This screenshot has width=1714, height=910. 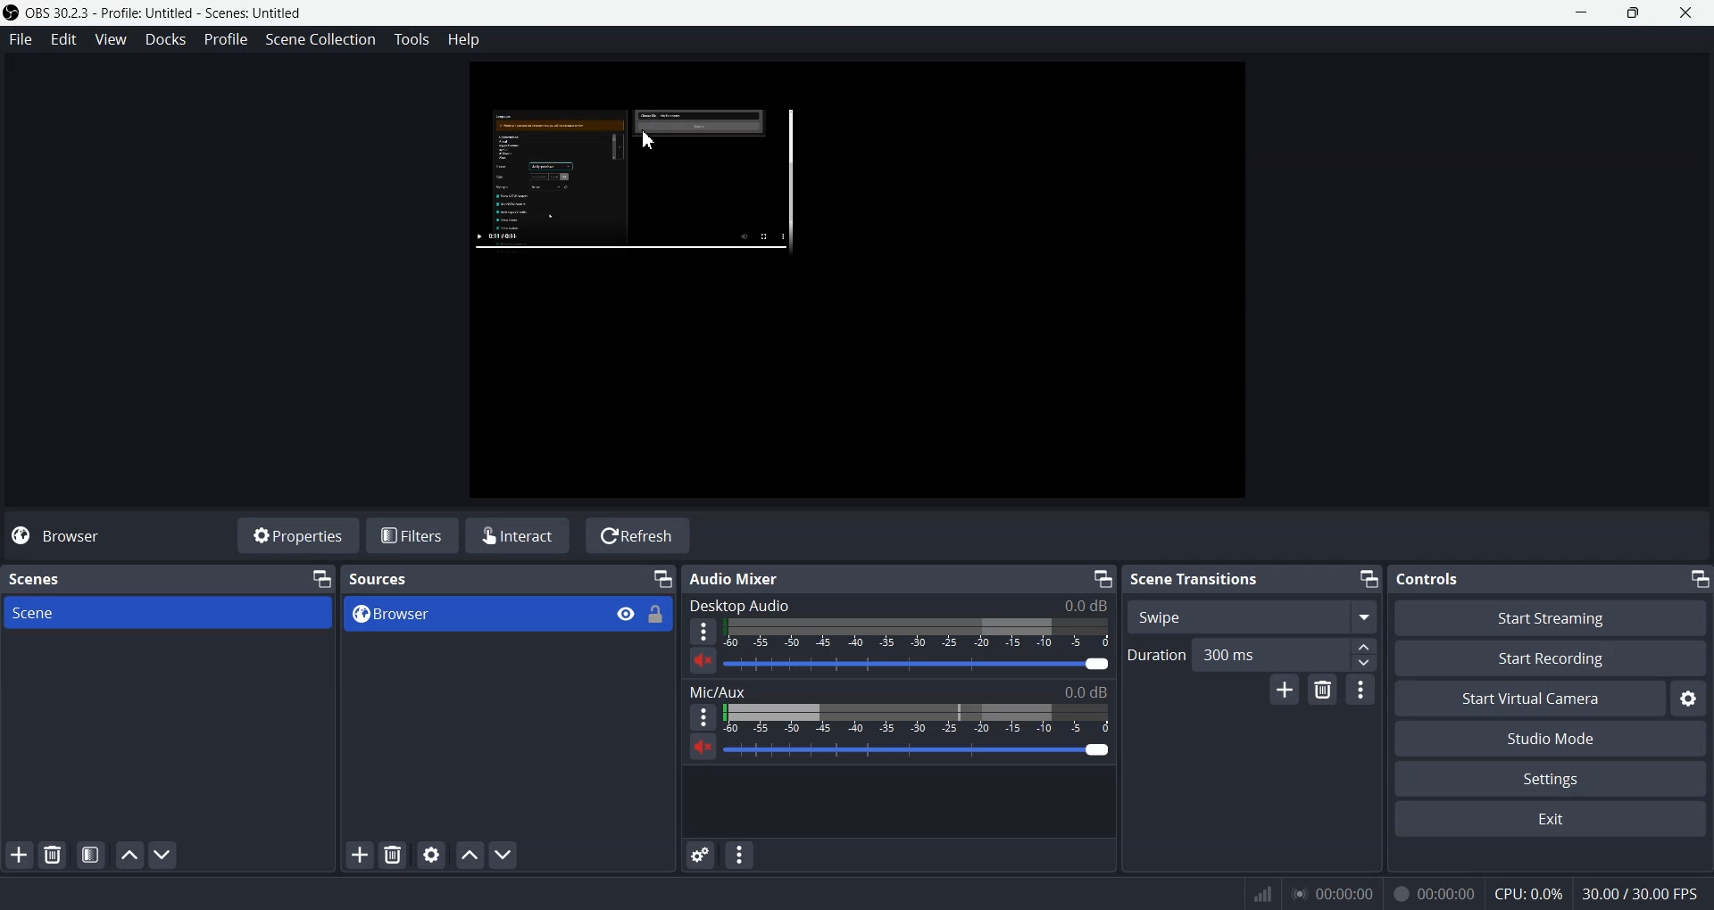 What do you see at coordinates (156, 13) in the screenshot?
I see `OBS 30.2.3 - Profile: Untitled - Scenes: Untitled` at bounding box center [156, 13].